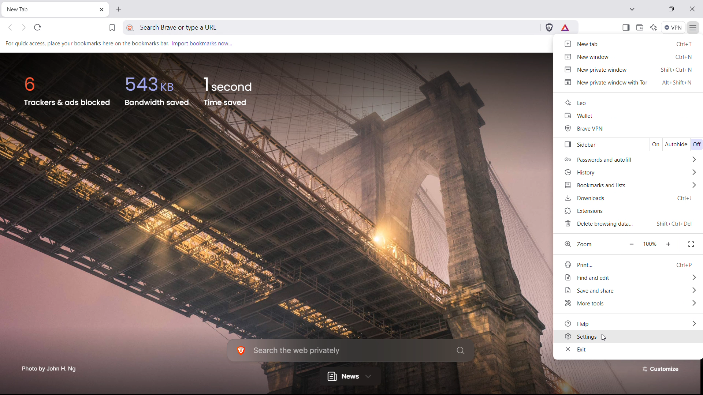 The height and width of the screenshot is (395, 703). What do you see at coordinates (203, 43) in the screenshot?
I see `import bookmarks` at bounding box center [203, 43].